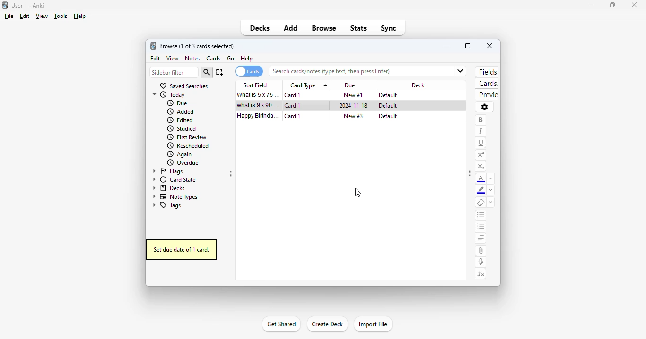  I want to click on underline, so click(481, 144).